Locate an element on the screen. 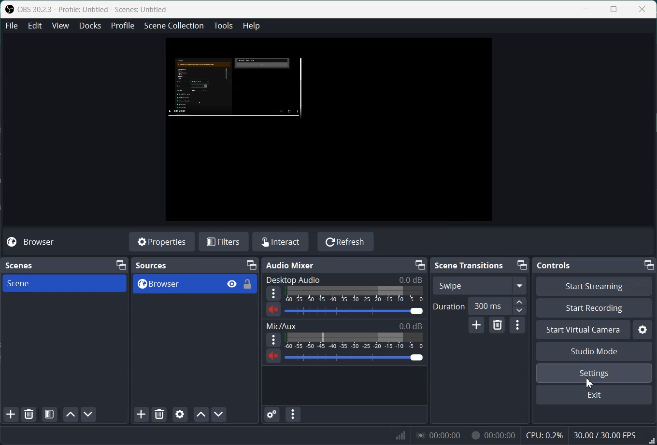 The height and width of the screenshot is (445, 657). Browser is located at coordinates (39, 242).